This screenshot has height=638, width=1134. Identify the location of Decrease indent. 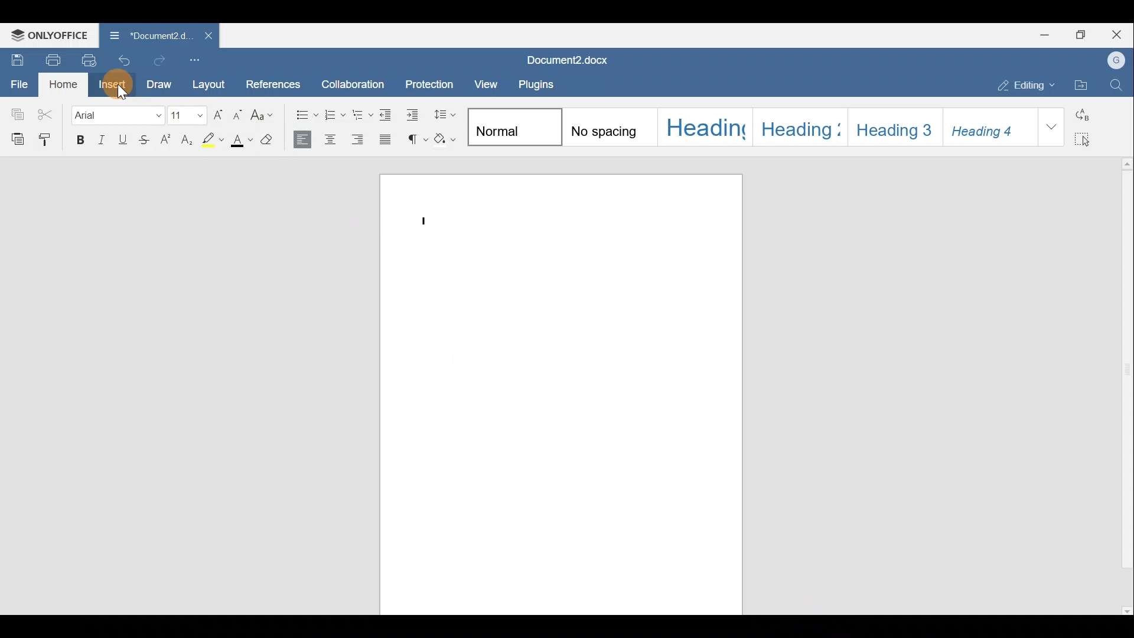
(387, 114).